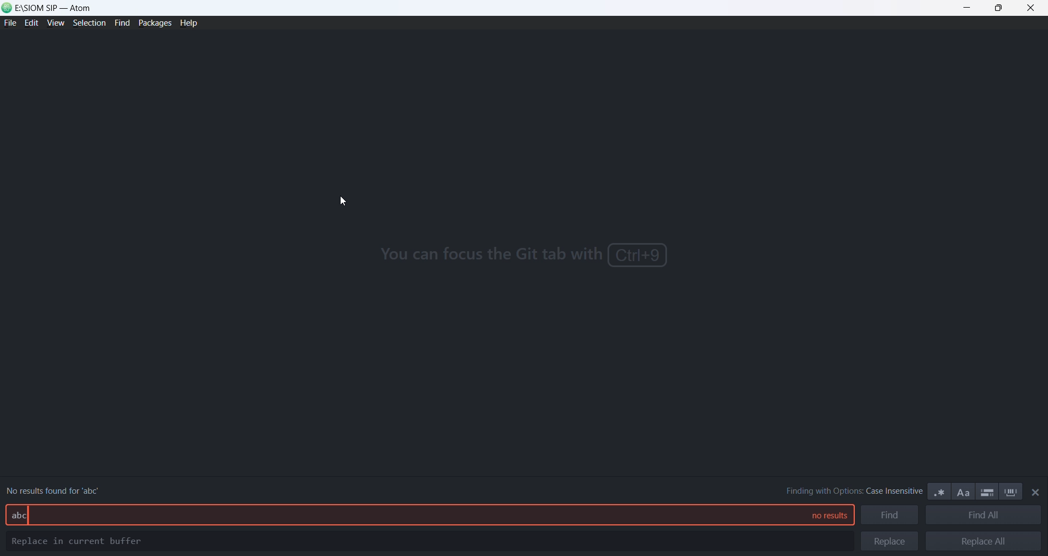 Image resolution: width=1048 pixels, height=556 pixels. Describe the element at coordinates (1031, 9) in the screenshot. I see `close` at that location.